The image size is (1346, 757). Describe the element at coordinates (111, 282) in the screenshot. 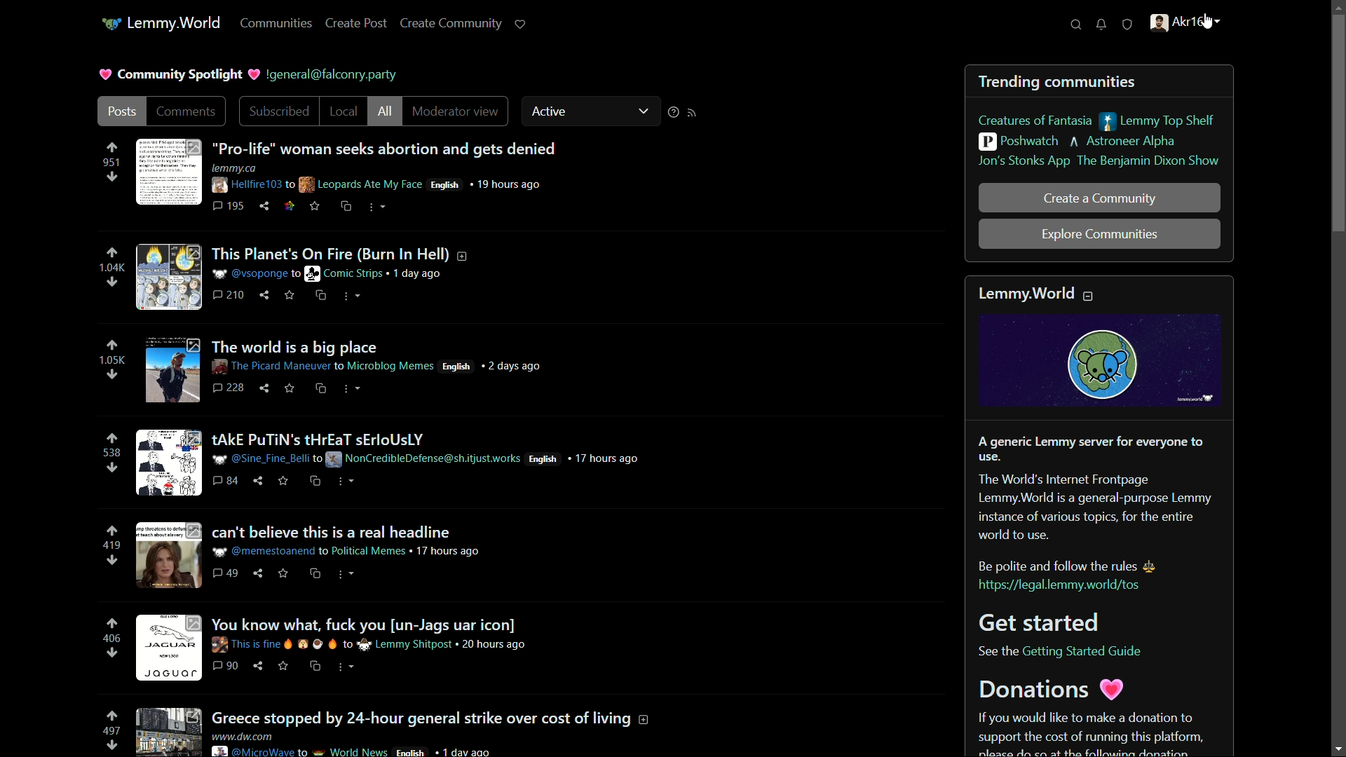

I see `downvote` at that location.